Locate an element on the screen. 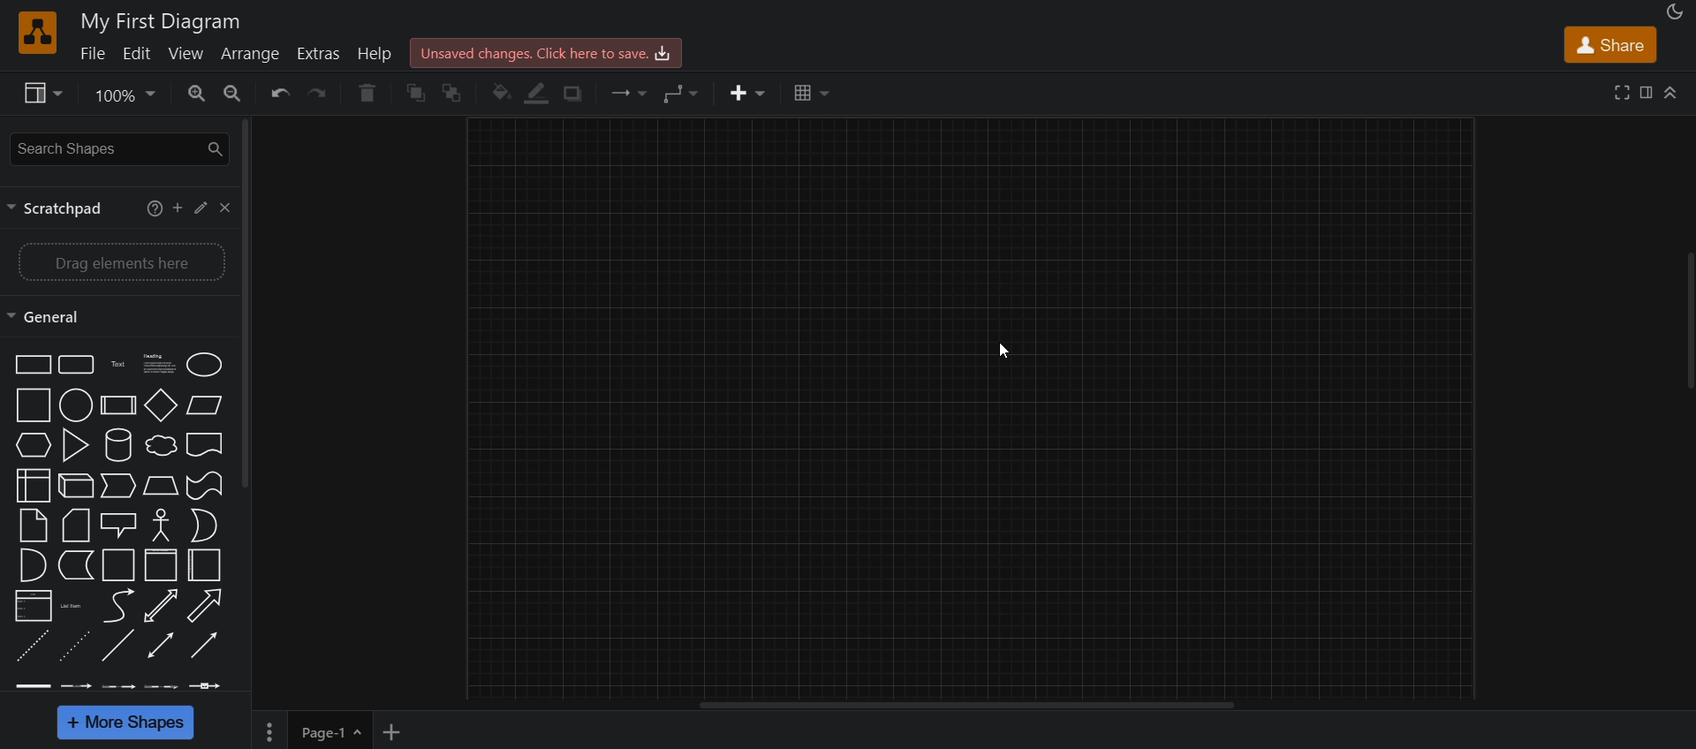 The image size is (1696, 749). arrange is located at coordinates (251, 54).